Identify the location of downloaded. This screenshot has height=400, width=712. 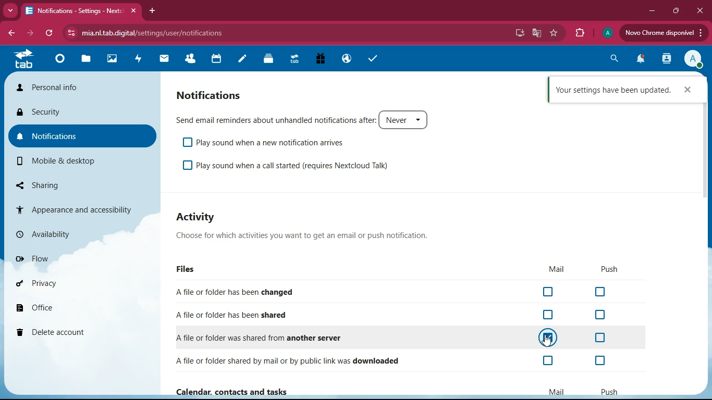
(296, 360).